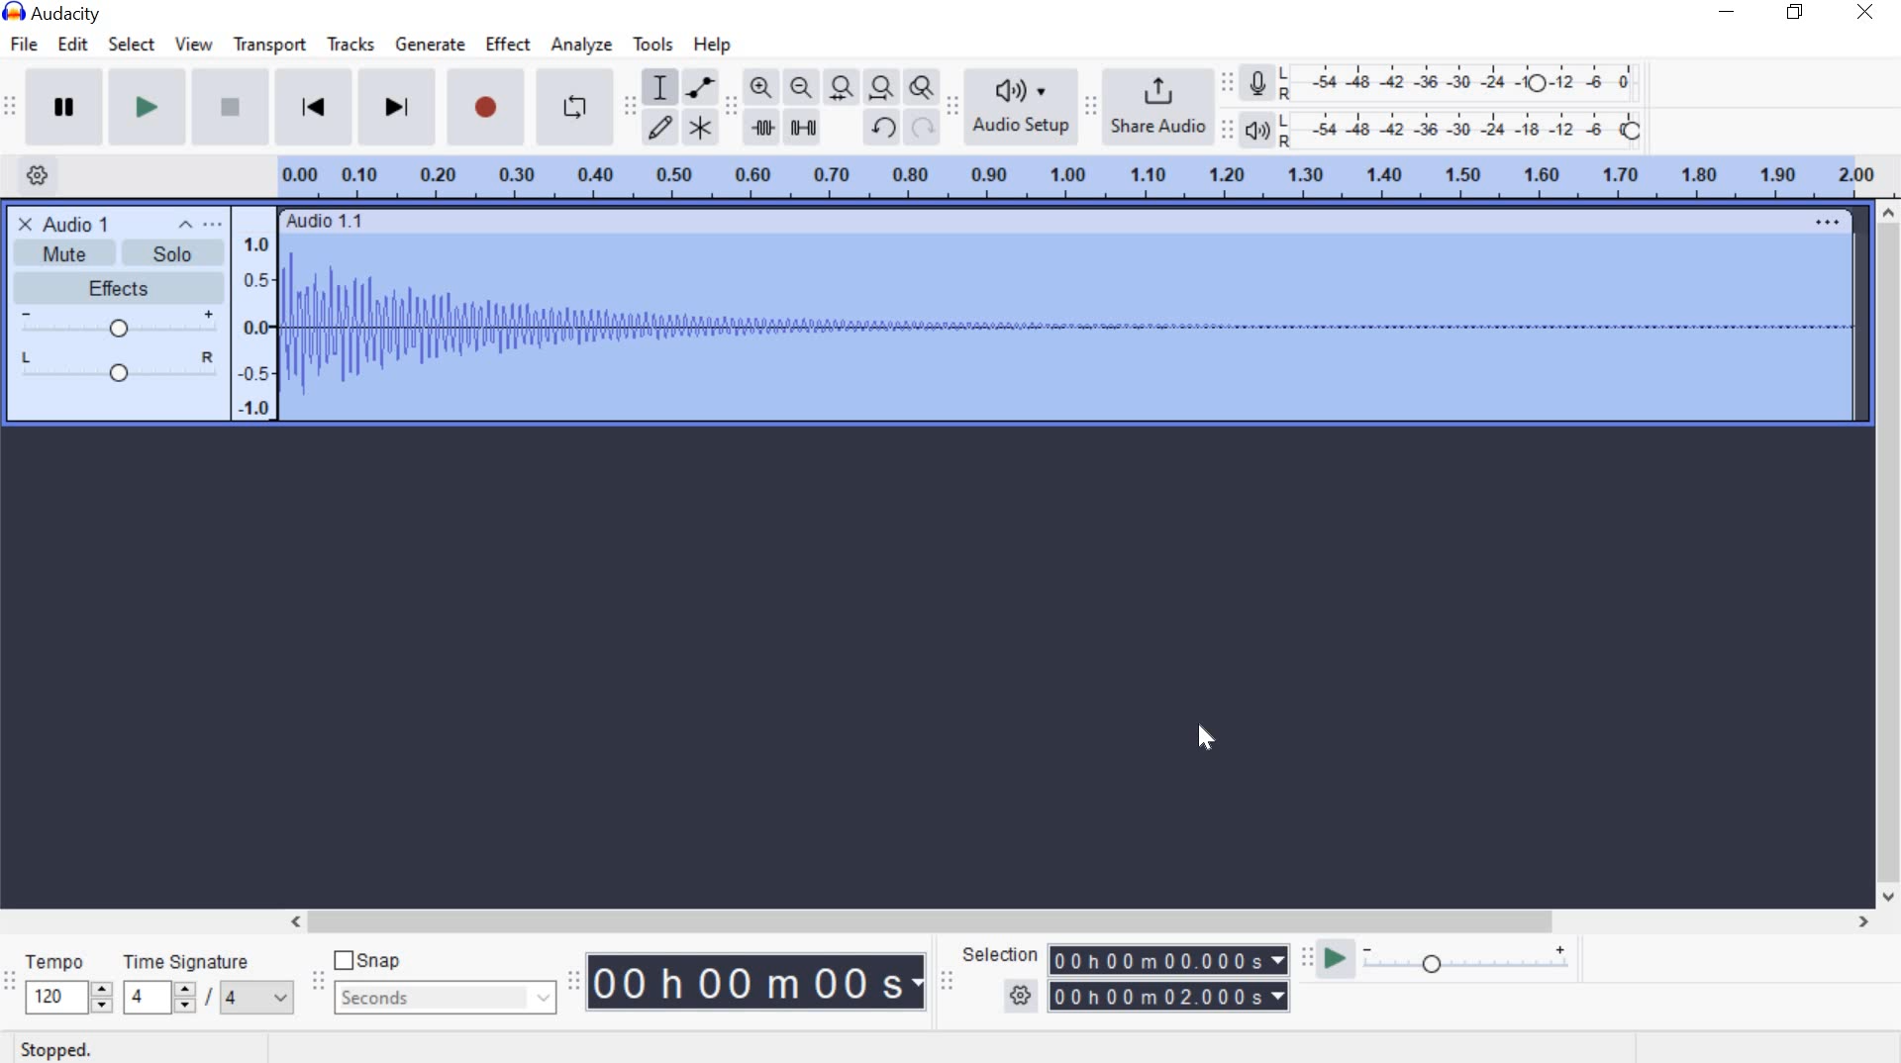  What do you see at coordinates (1302, 959) in the screenshot?
I see `Play-at-speed toolbar` at bounding box center [1302, 959].